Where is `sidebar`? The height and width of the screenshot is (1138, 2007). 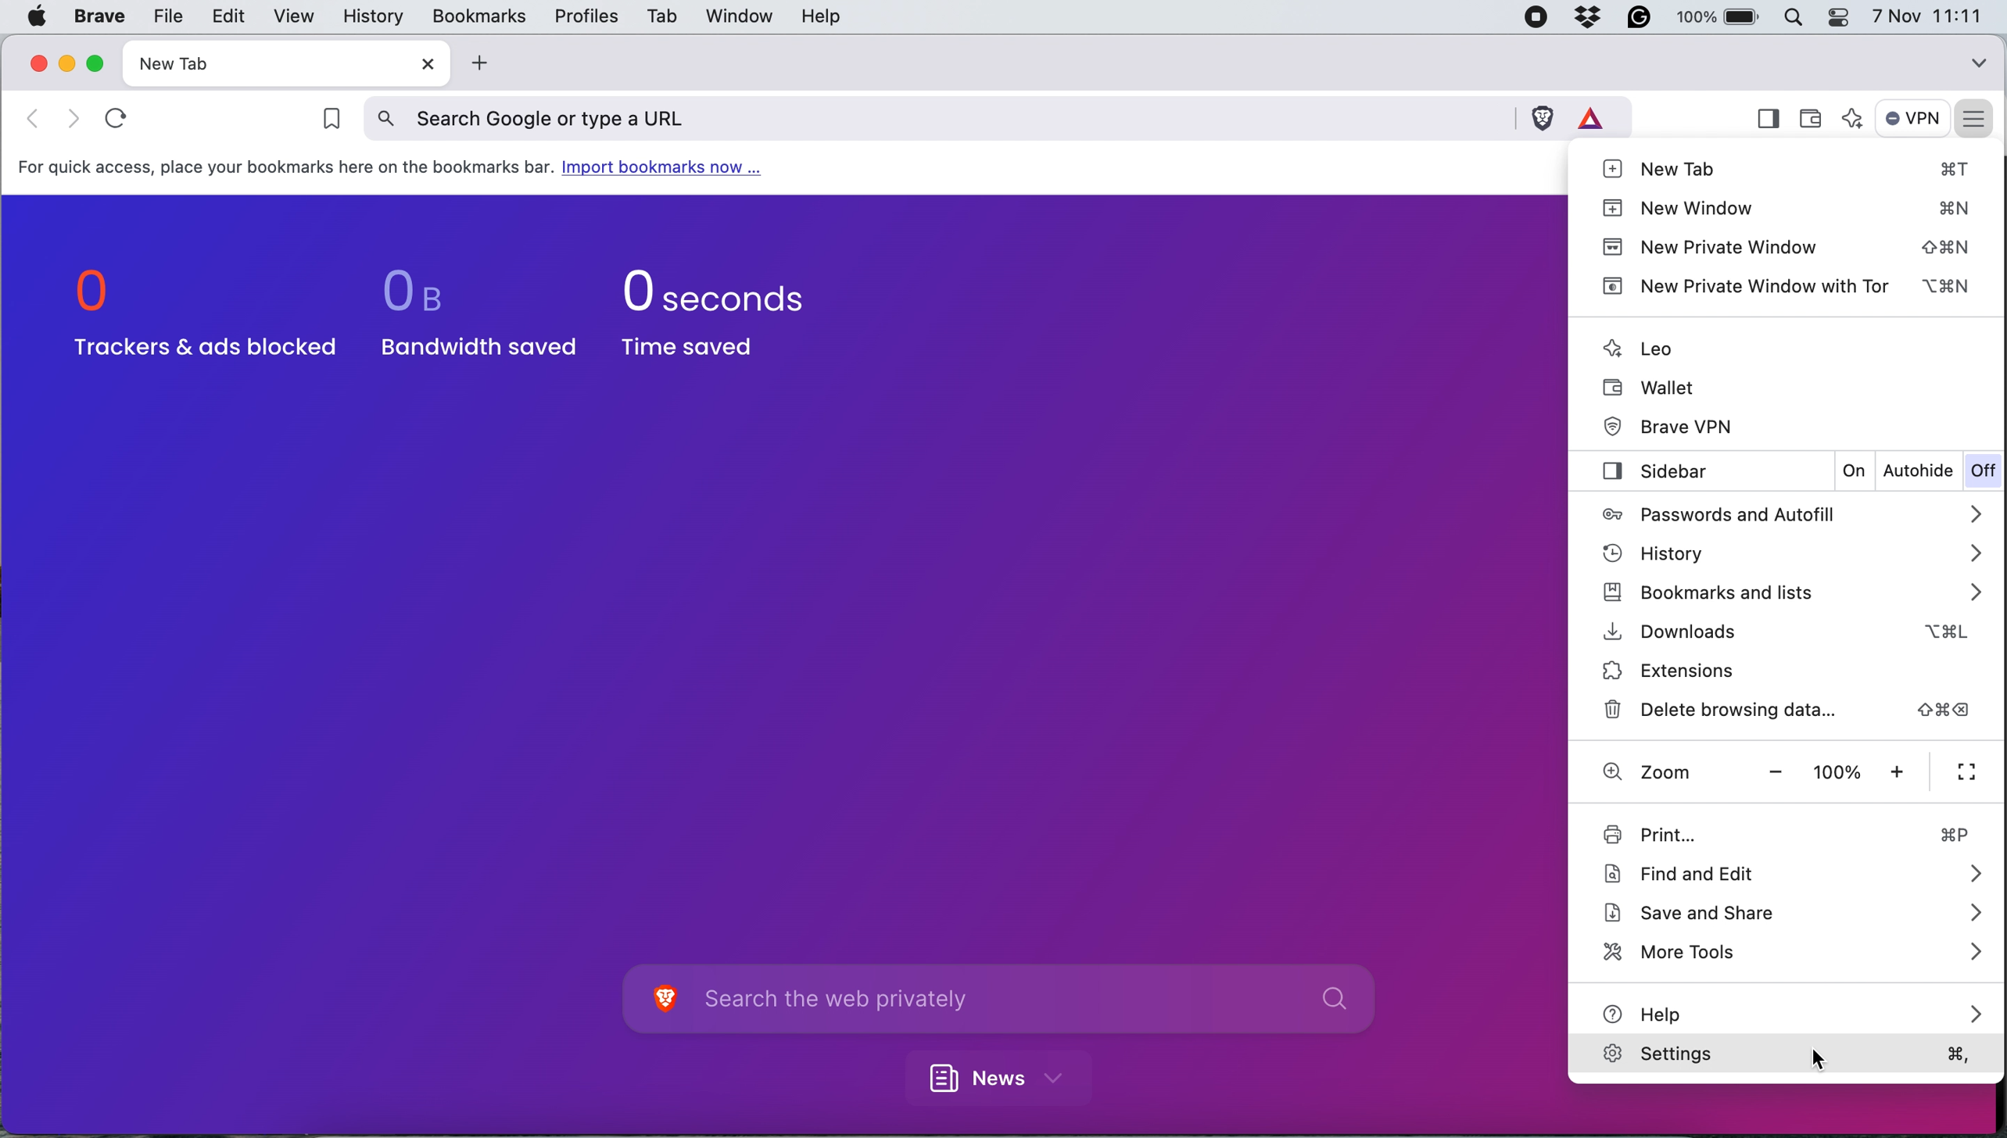 sidebar is located at coordinates (1647, 472).